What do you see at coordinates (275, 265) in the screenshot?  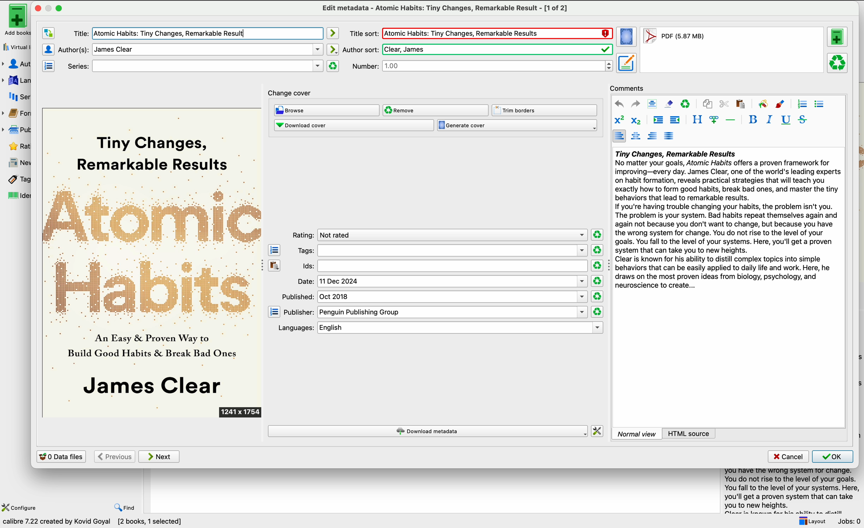 I see `paste the contents of the clipboard` at bounding box center [275, 265].